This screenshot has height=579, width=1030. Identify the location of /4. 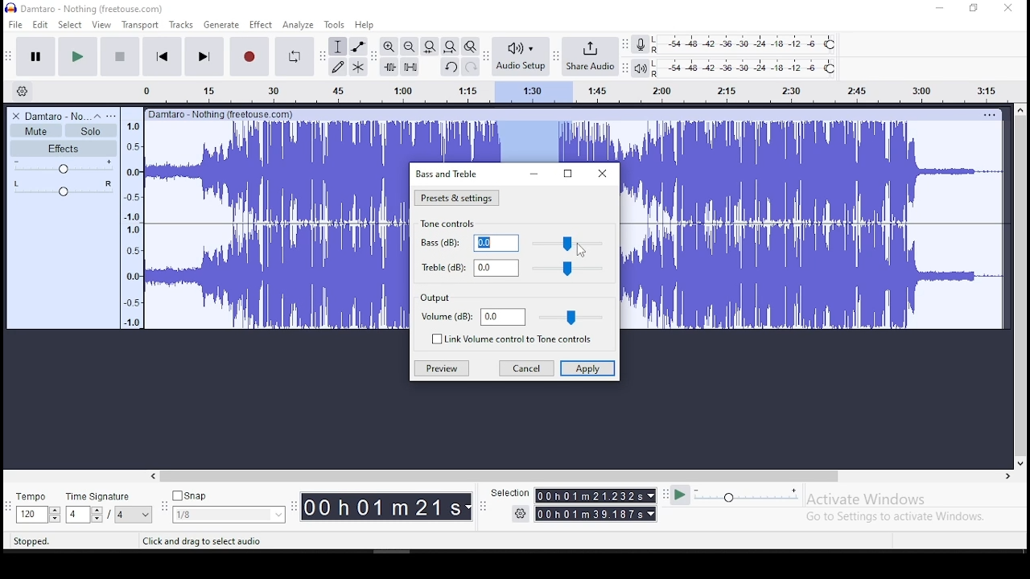
(121, 514).